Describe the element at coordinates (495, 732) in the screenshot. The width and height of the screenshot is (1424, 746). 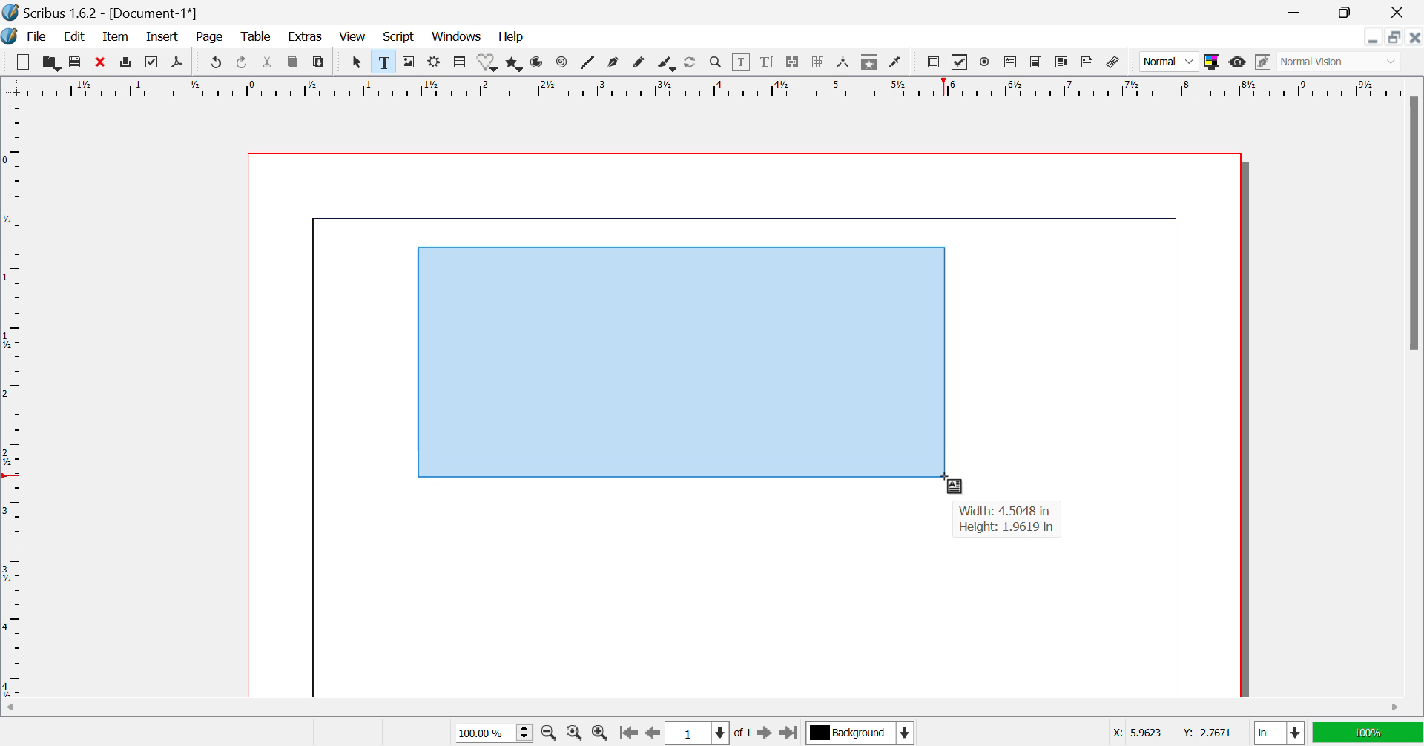
I see `Zoom 100%` at that location.